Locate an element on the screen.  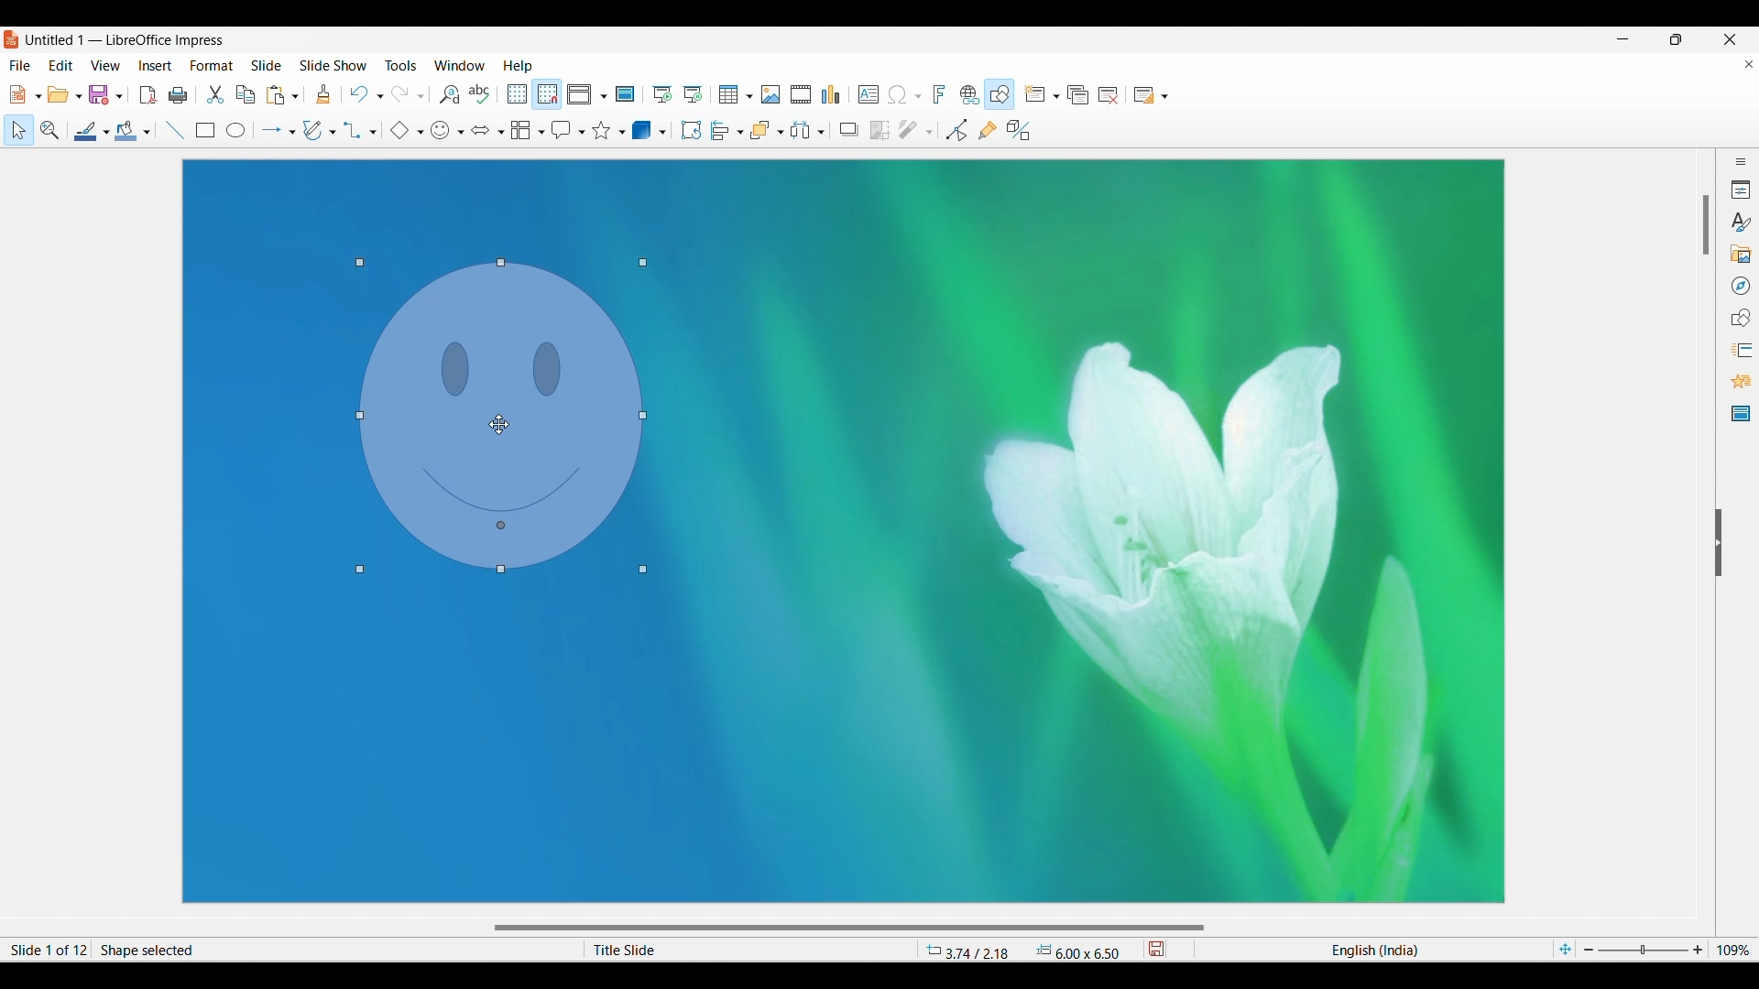
Crop image is located at coordinates (879, 130).